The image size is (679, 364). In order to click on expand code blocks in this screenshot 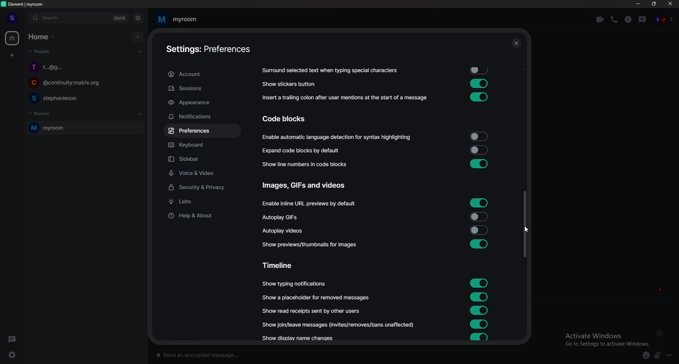, I will do `click(303, 151)`.